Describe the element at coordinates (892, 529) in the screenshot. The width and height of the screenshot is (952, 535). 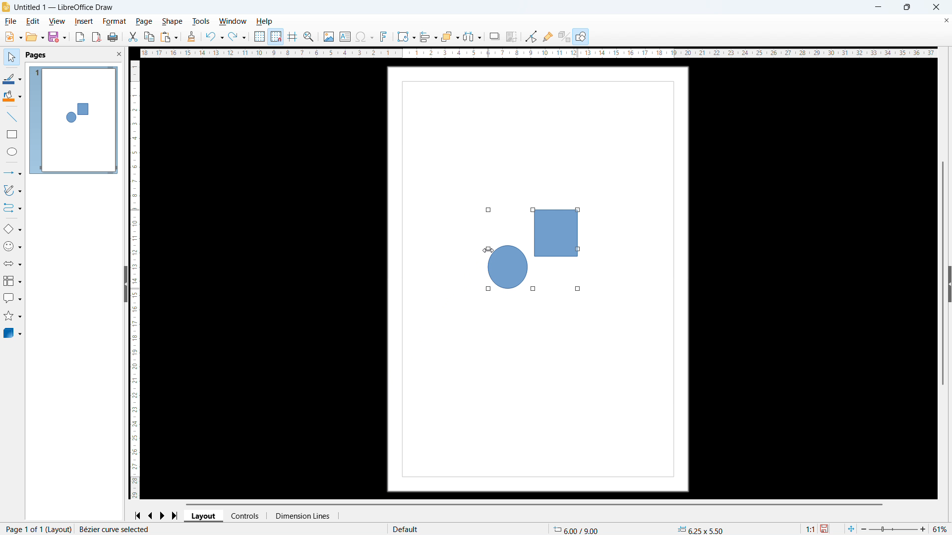
I see `Zoom slider ` at that location.